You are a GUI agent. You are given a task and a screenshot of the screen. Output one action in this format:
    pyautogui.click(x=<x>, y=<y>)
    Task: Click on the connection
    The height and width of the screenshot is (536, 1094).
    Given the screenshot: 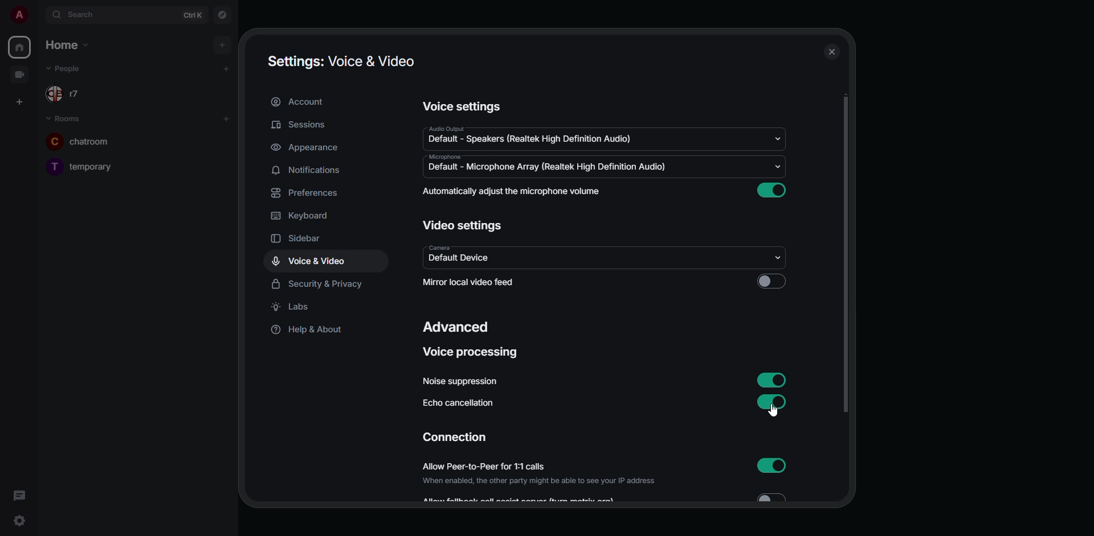 What is the action you would take?
    pyautogui.click(x=456, y=438)
    